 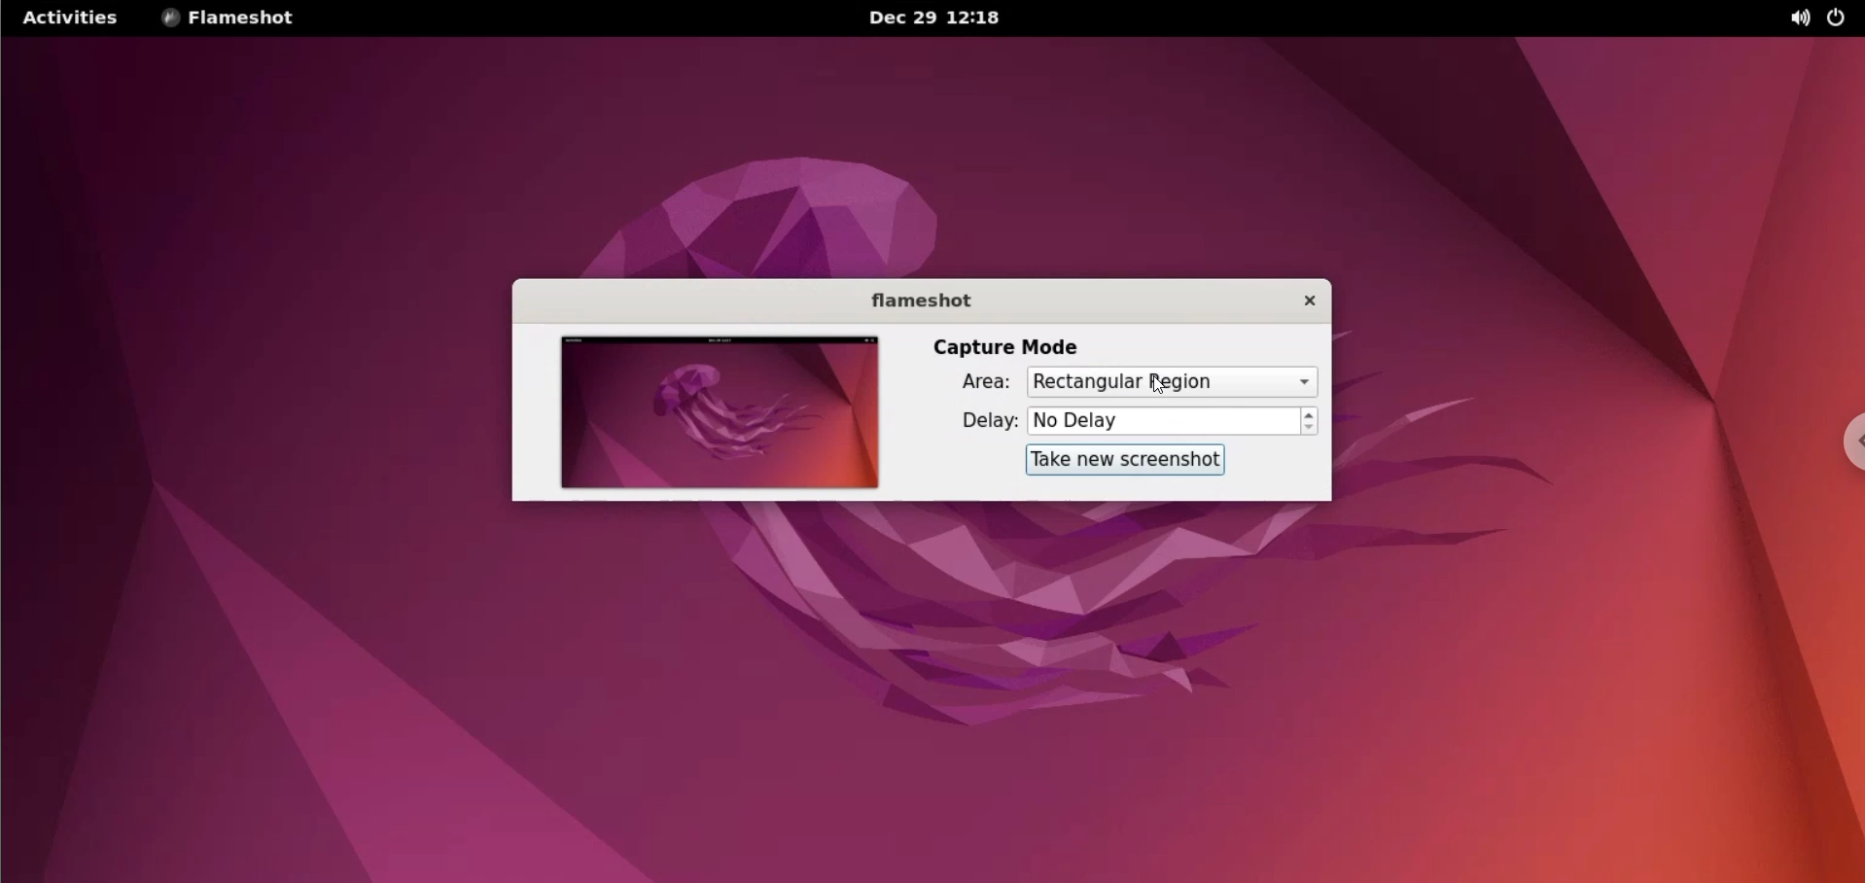 I want to click on sound options, so click(x=1798, y=20).